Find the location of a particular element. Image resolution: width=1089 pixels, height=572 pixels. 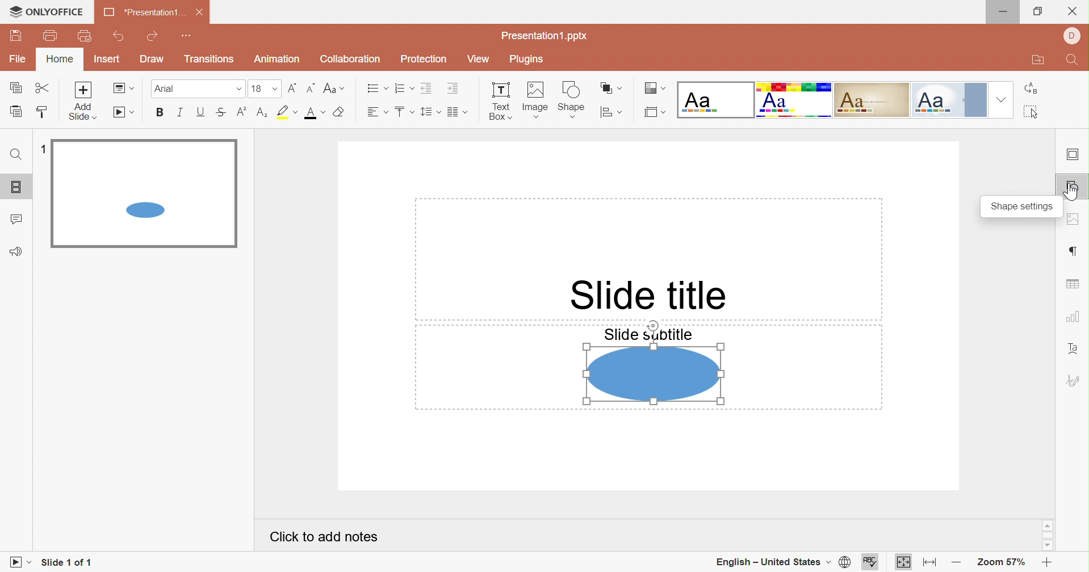

Image is located at coordinates (536, 100).